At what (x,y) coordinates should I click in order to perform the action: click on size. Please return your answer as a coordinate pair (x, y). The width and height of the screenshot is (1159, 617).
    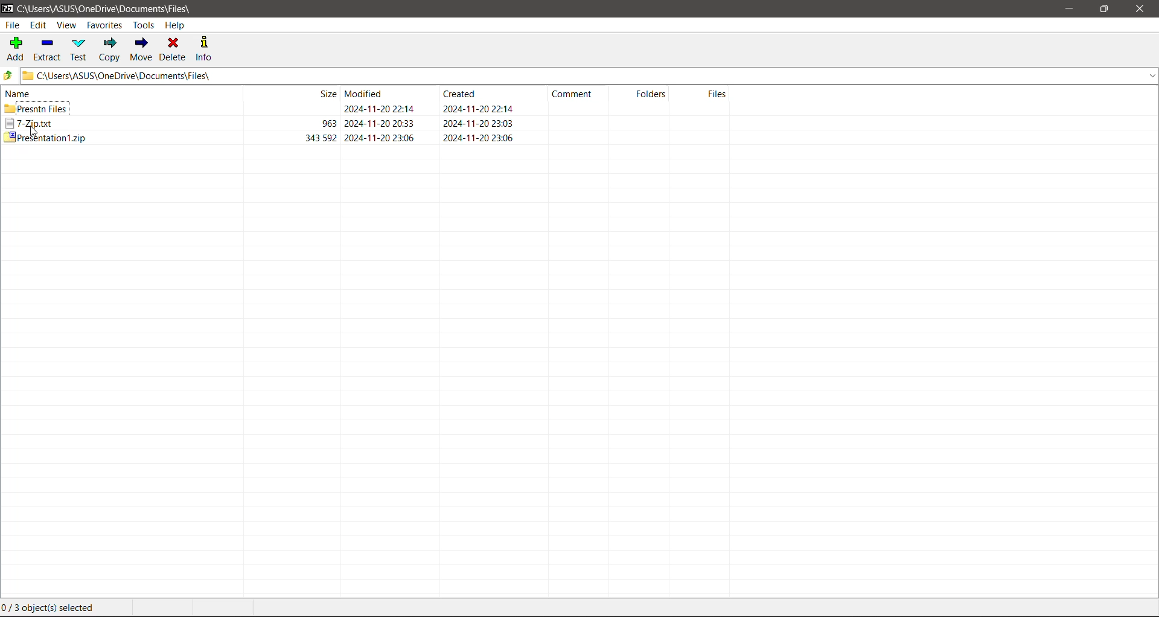
    Looking at the image, I should click on (318, 118).